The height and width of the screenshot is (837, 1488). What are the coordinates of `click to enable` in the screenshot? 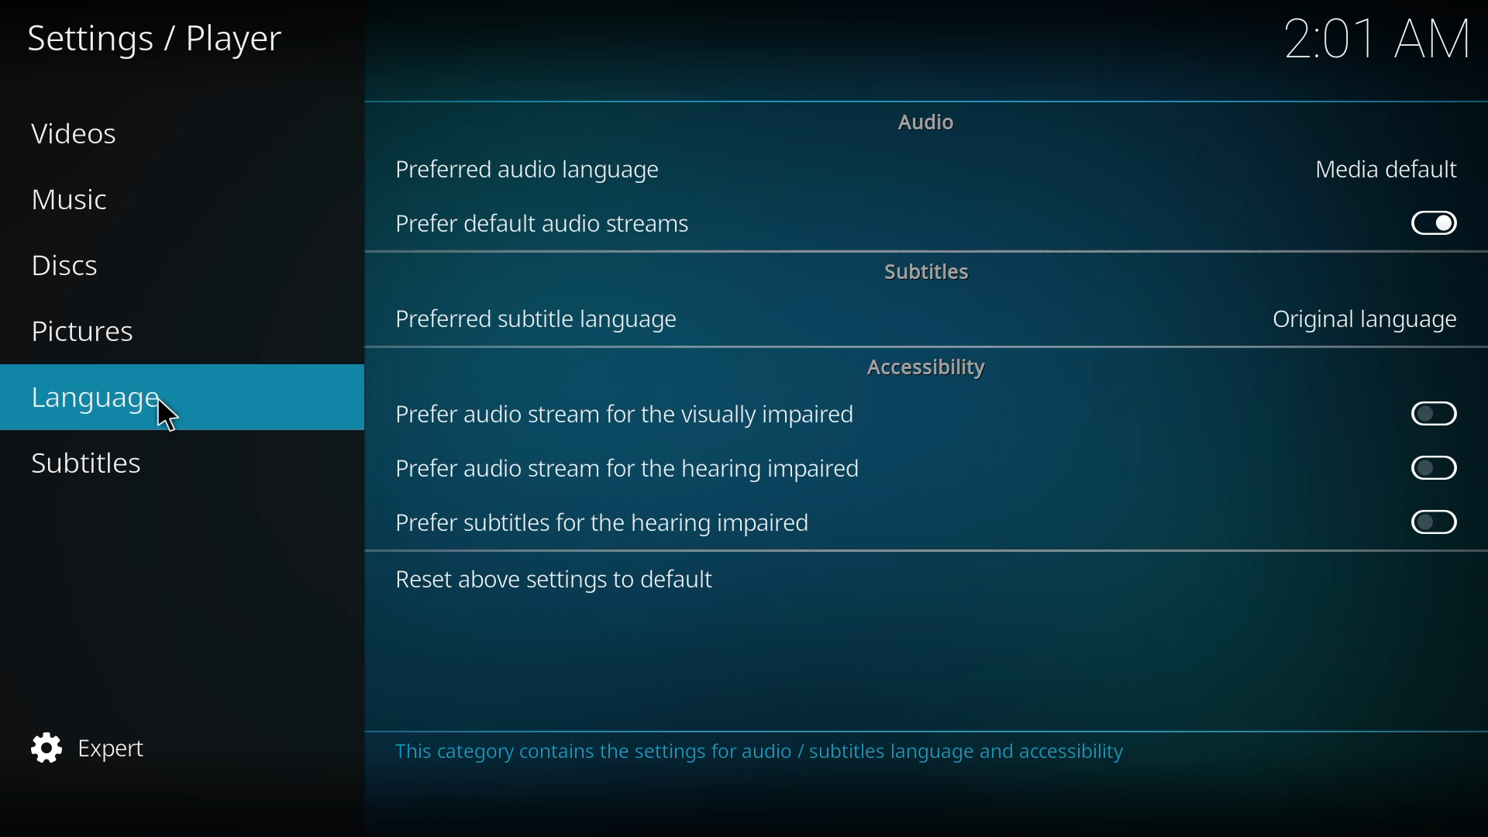 It's located at (1428, 467).